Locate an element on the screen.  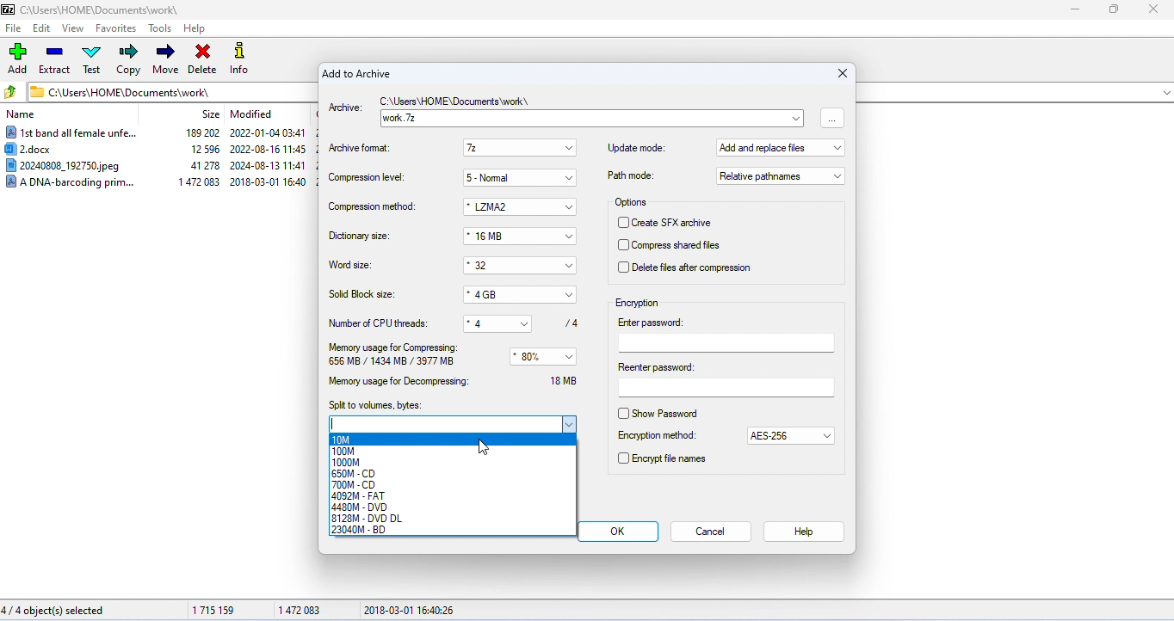
 is located at coordinates (571, 237).